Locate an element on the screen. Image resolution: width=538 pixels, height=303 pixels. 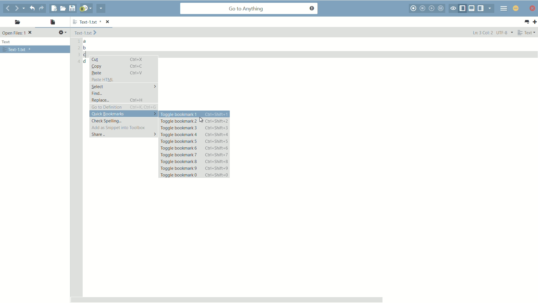
go to bookmark 1 is located at coordinates (194, 182).